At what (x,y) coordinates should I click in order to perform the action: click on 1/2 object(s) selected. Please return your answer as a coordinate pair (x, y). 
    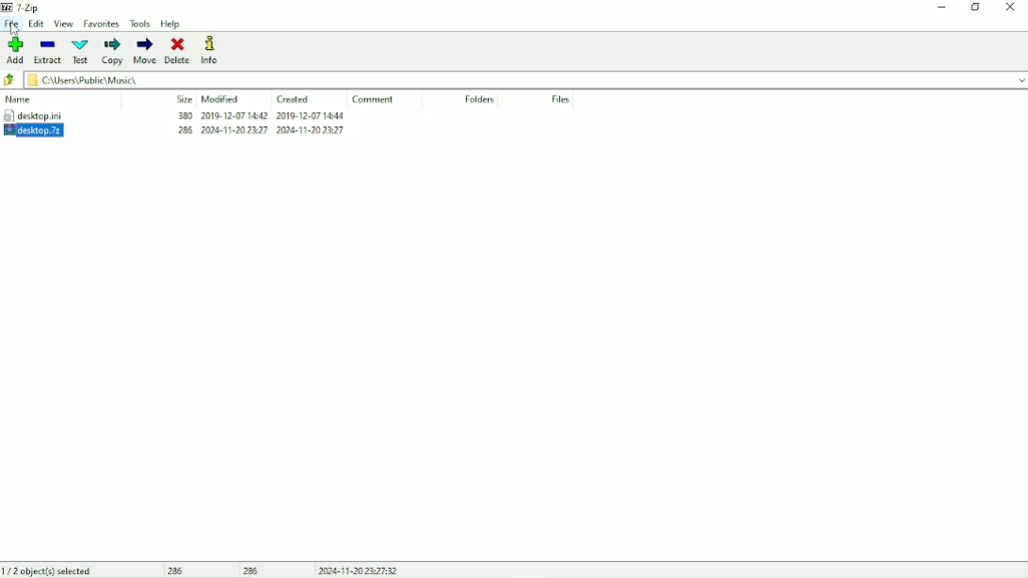
    Looking at the image, I should click on (49, 570).